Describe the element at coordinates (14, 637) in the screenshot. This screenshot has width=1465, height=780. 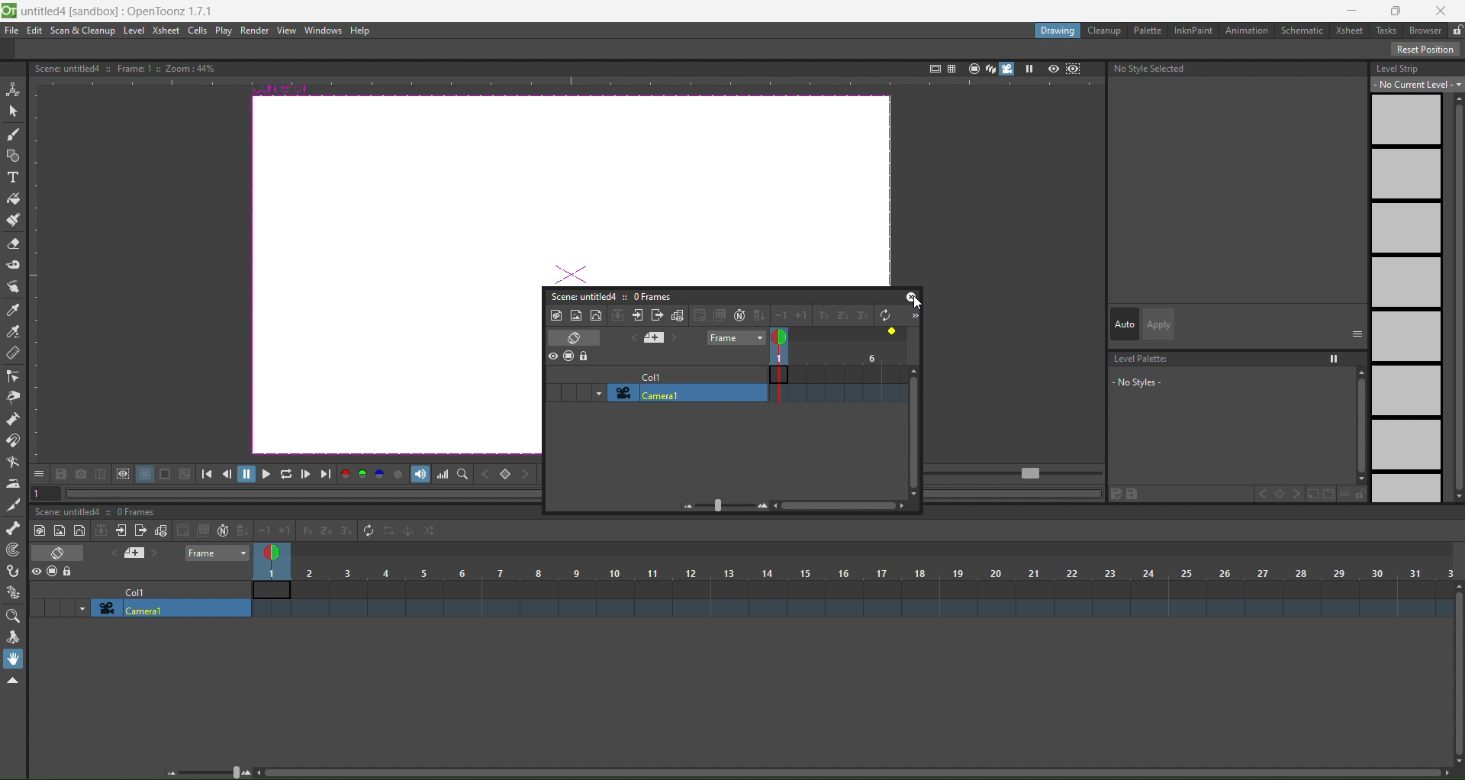
I see `` at that location.